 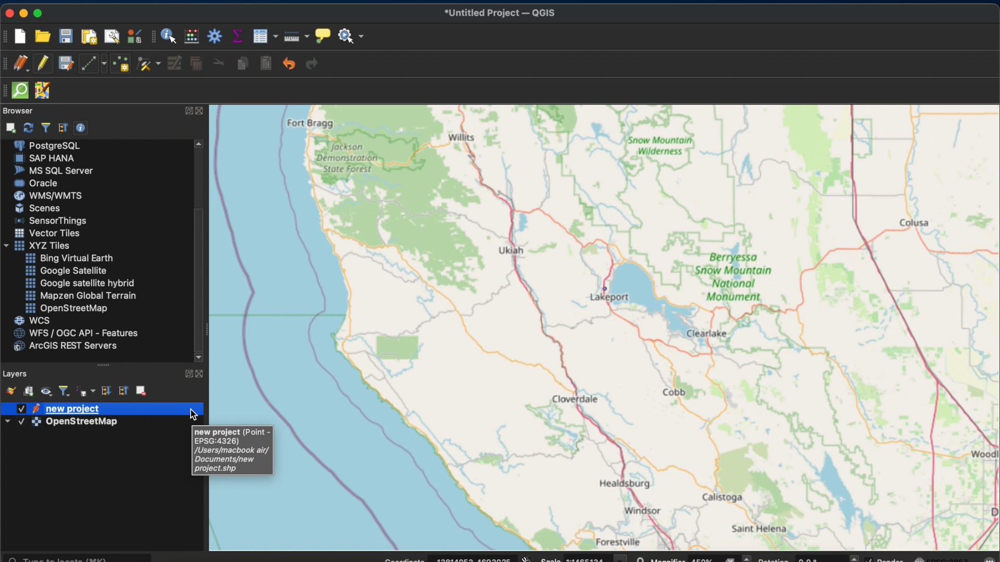 I want to click on add. selected layer, so click(x=9, y=126).